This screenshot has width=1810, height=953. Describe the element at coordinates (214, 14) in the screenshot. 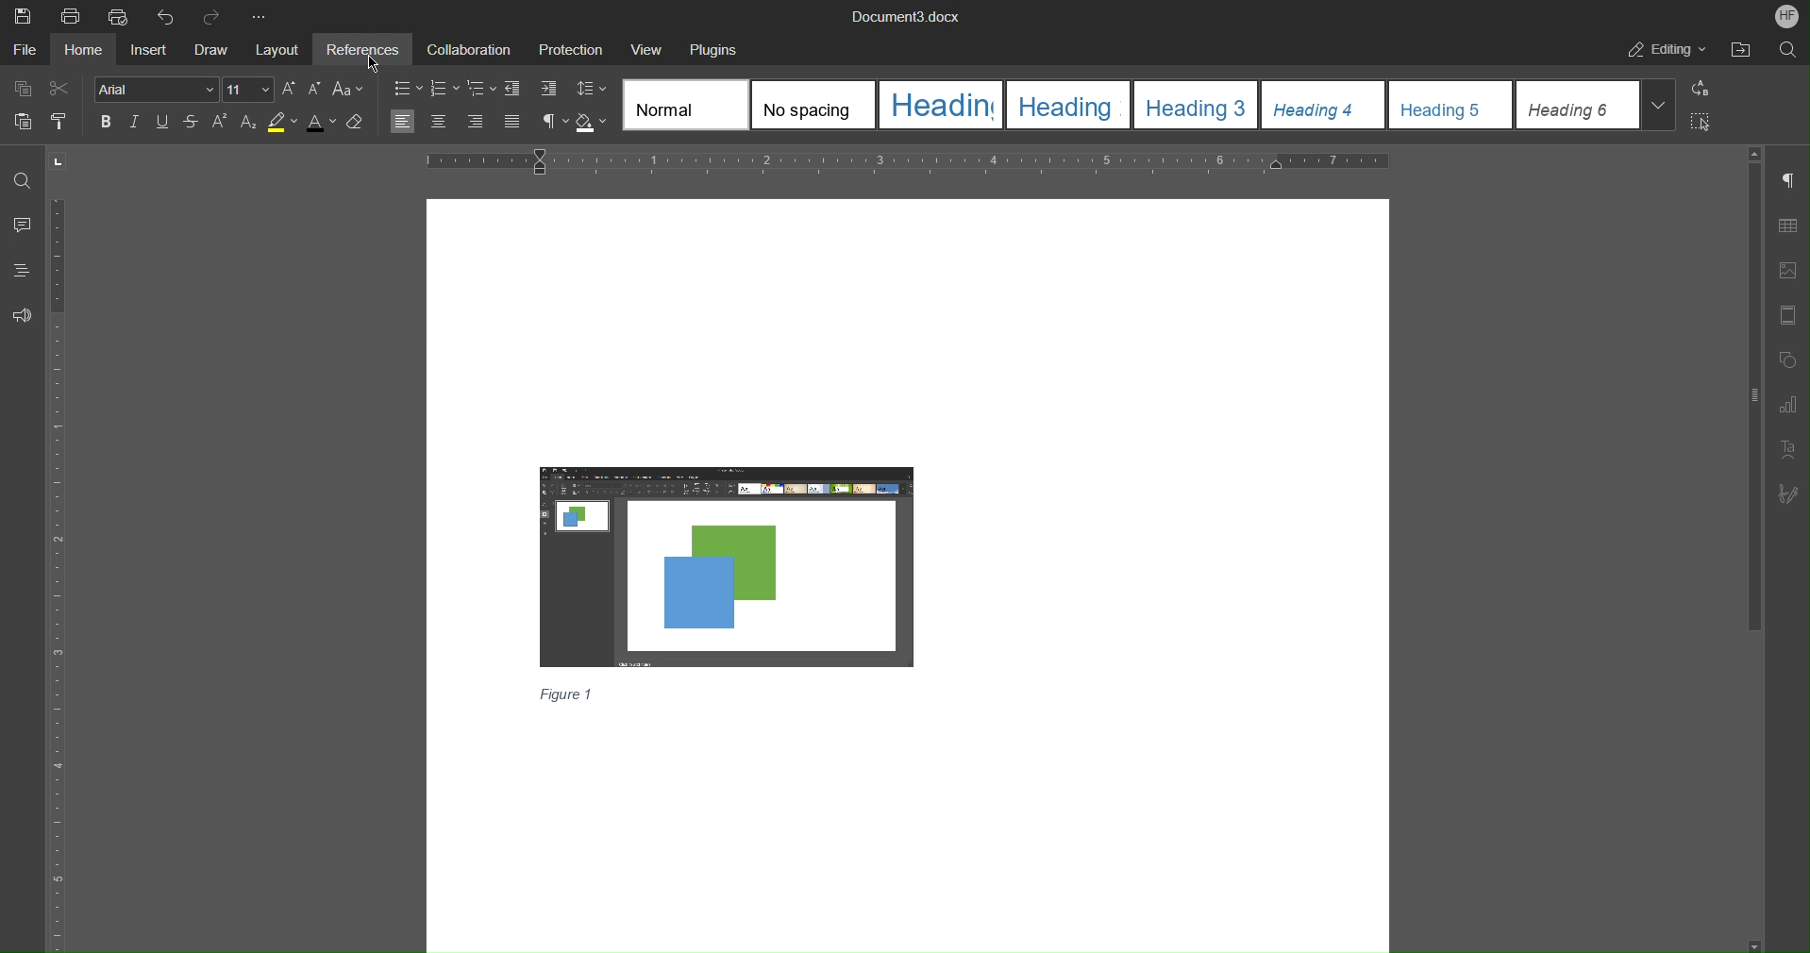

I see `Redo` at that location.